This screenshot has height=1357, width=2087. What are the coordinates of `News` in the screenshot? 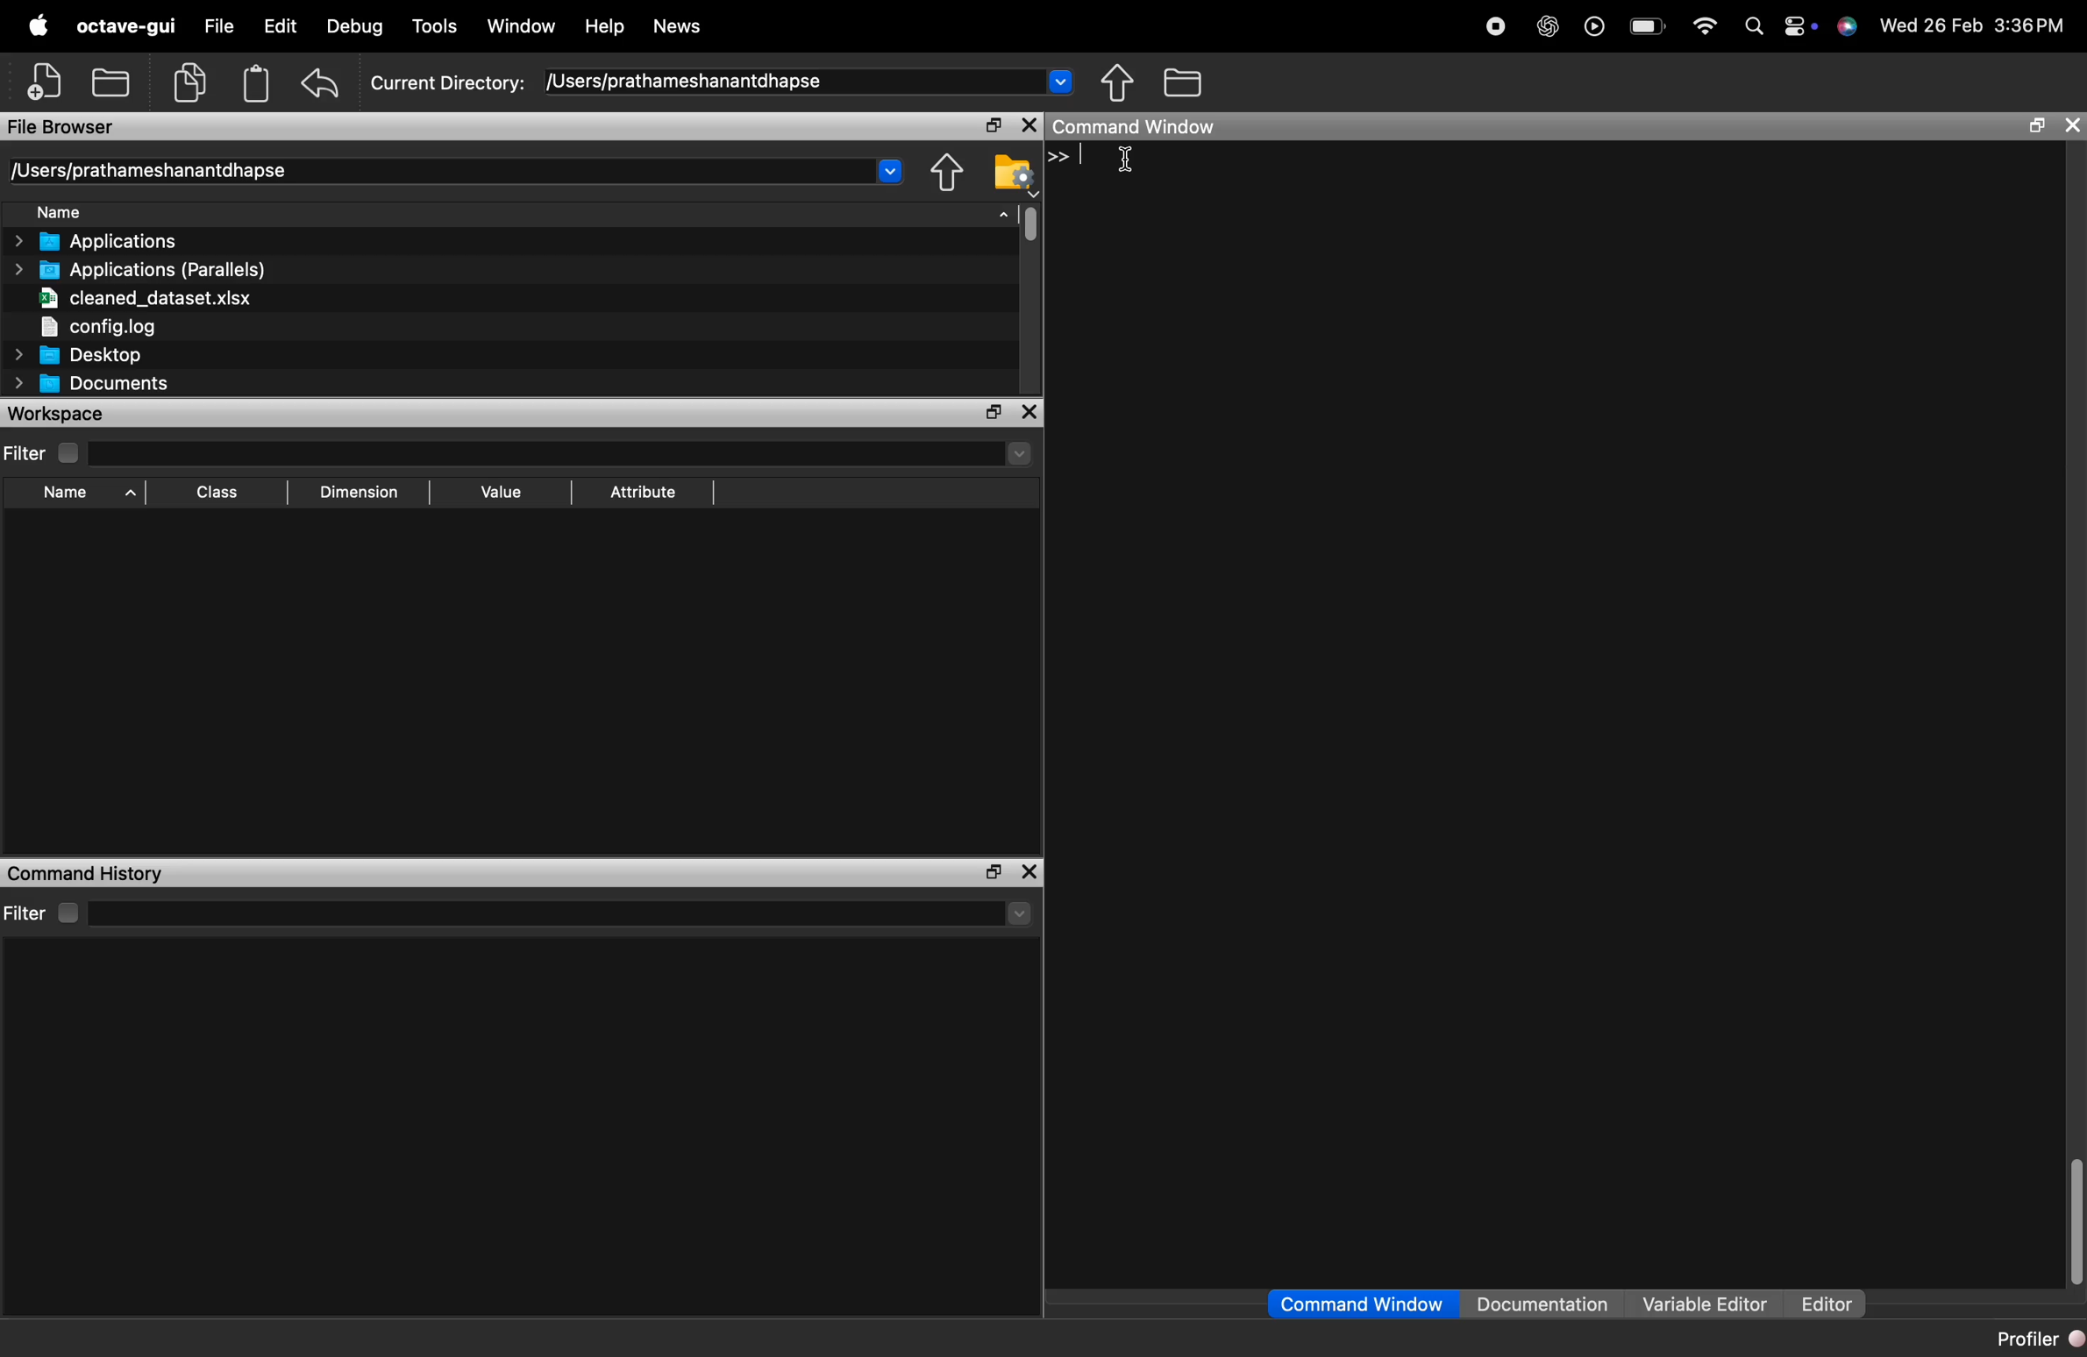 It's located at (675, 26).